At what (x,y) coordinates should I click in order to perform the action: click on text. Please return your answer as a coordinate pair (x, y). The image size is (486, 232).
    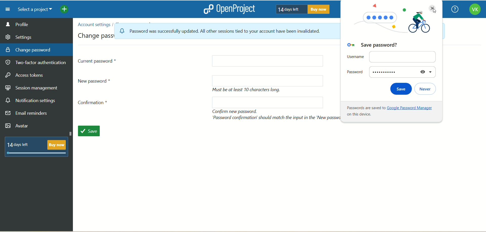
    Looking at the image, I should click on (301, 9).